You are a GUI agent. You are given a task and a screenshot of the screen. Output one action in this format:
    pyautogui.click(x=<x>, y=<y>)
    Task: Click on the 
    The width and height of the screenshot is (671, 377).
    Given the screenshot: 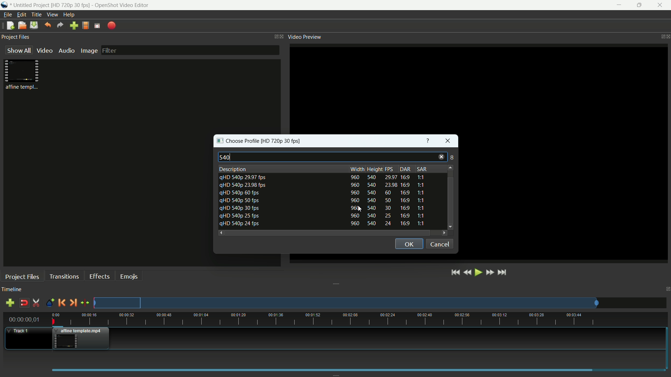 What is the action you would take?
    pyautogui.click(x=435, y=144)
    